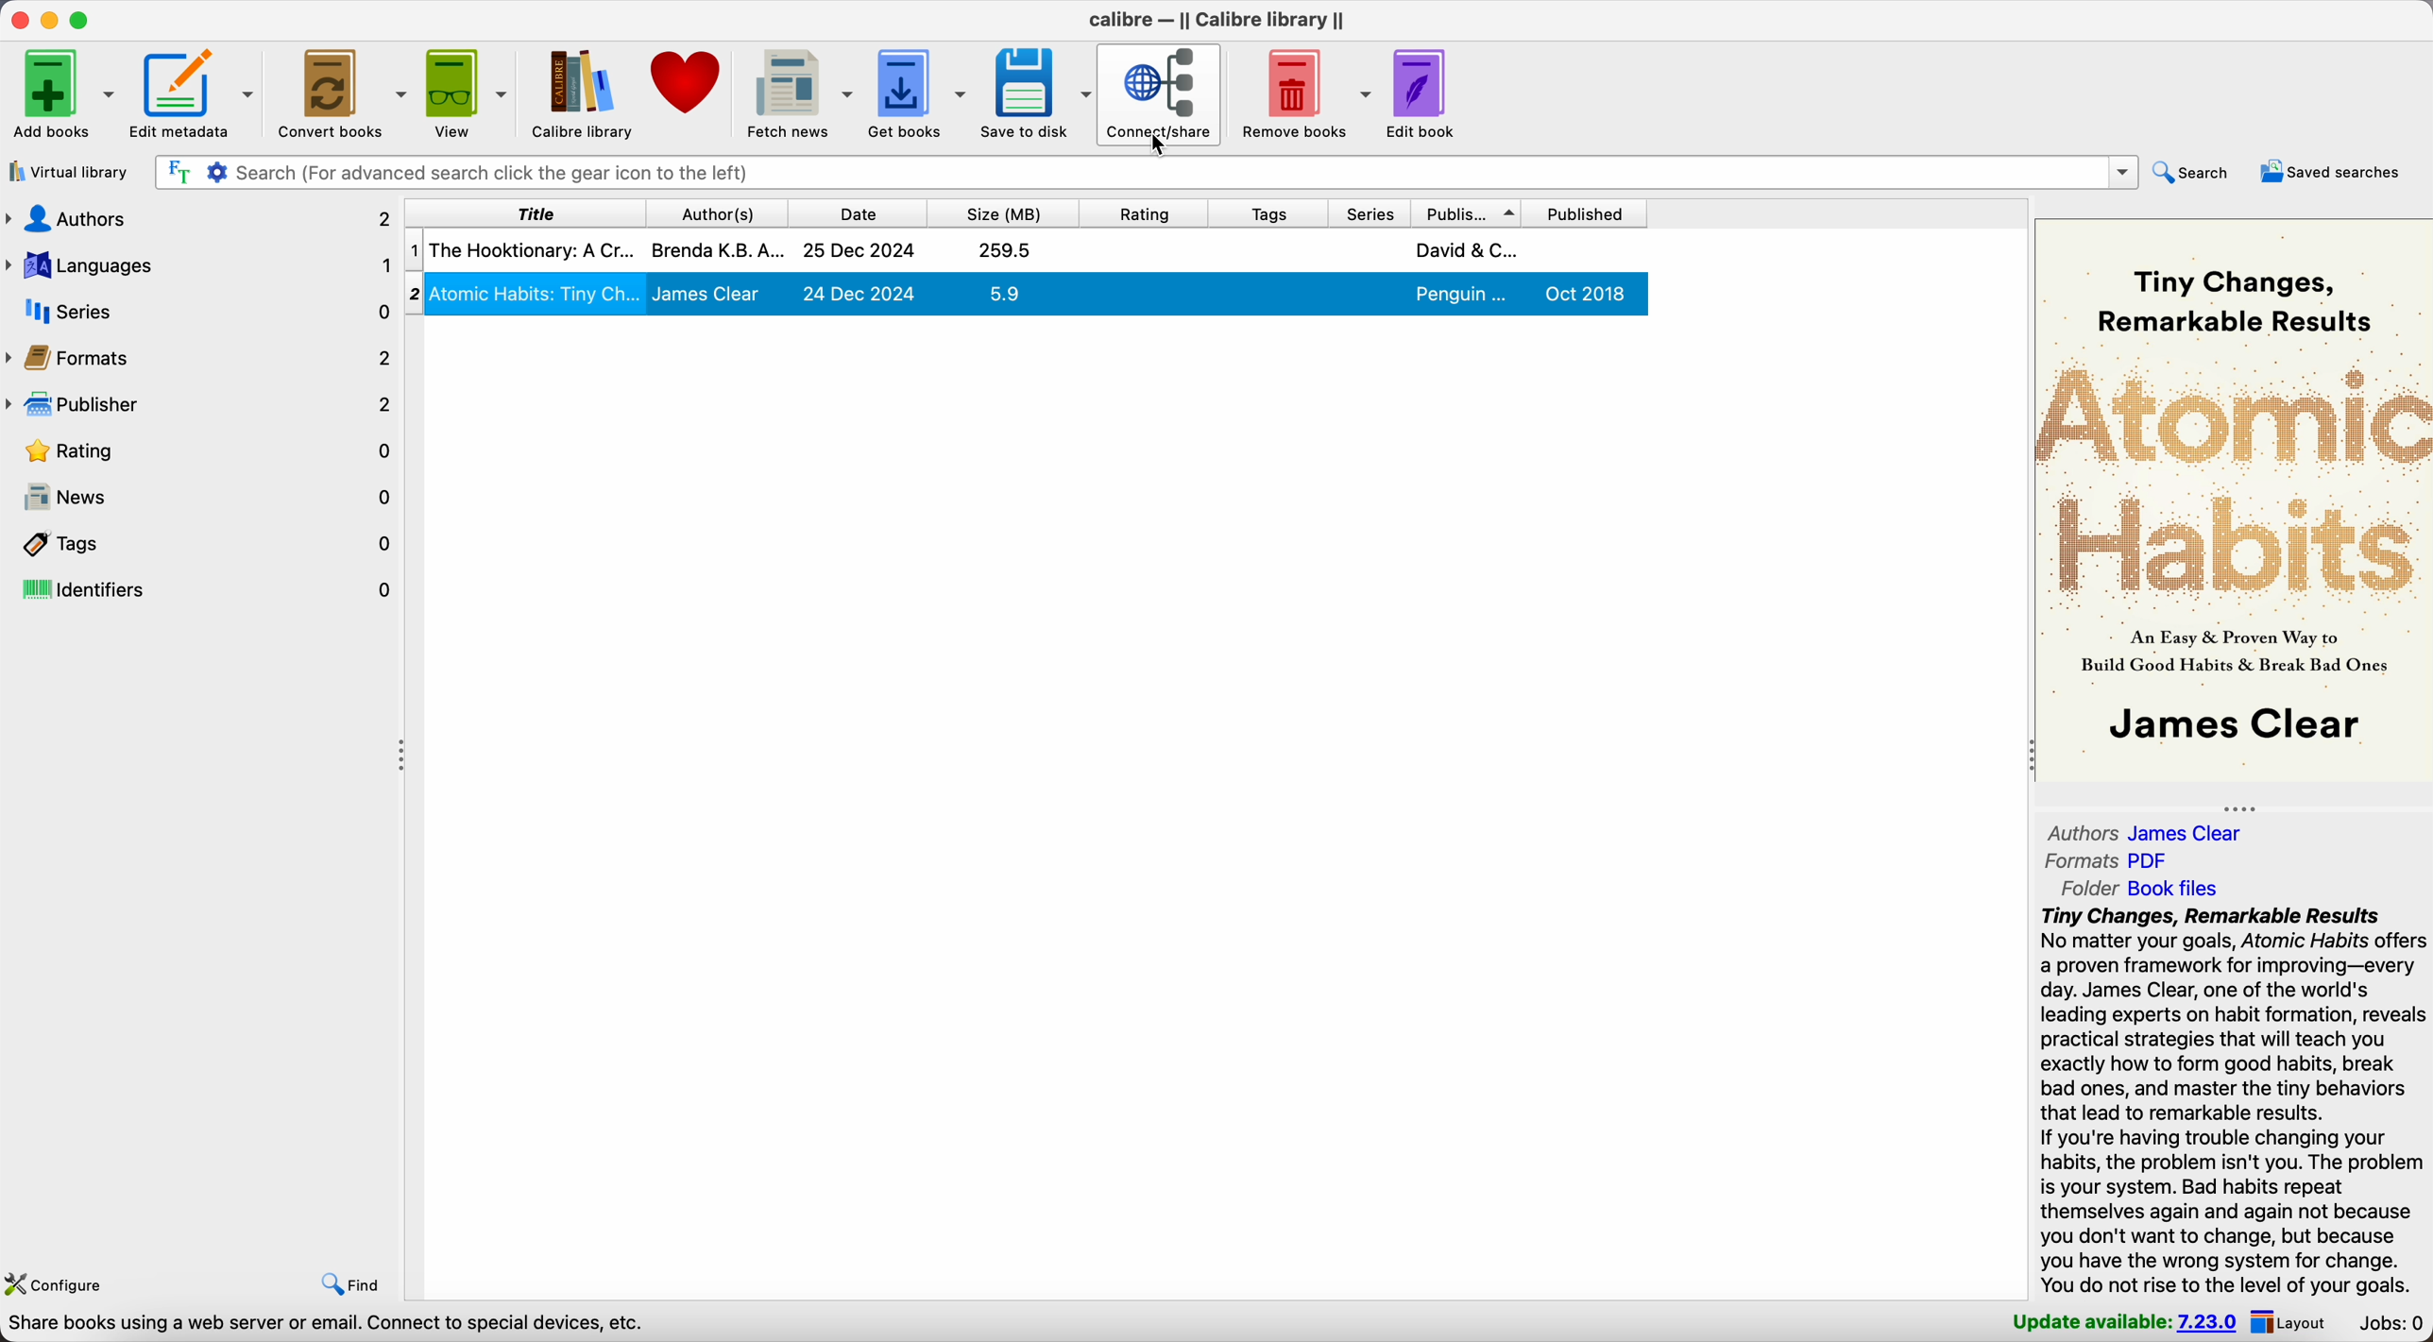 The height and width of the screenshot is (1342, 2433). What do you see at coordinates (855, 211) in the screenshot?
I see `date` at bounding box center [855, 211].